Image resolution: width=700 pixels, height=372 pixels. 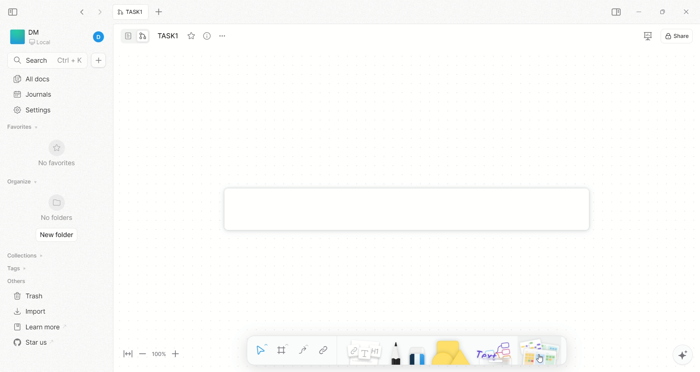 What do you see at coordinates (393, 351) in the screenshot?
I see `pencil` at bounding box center [393, 351].